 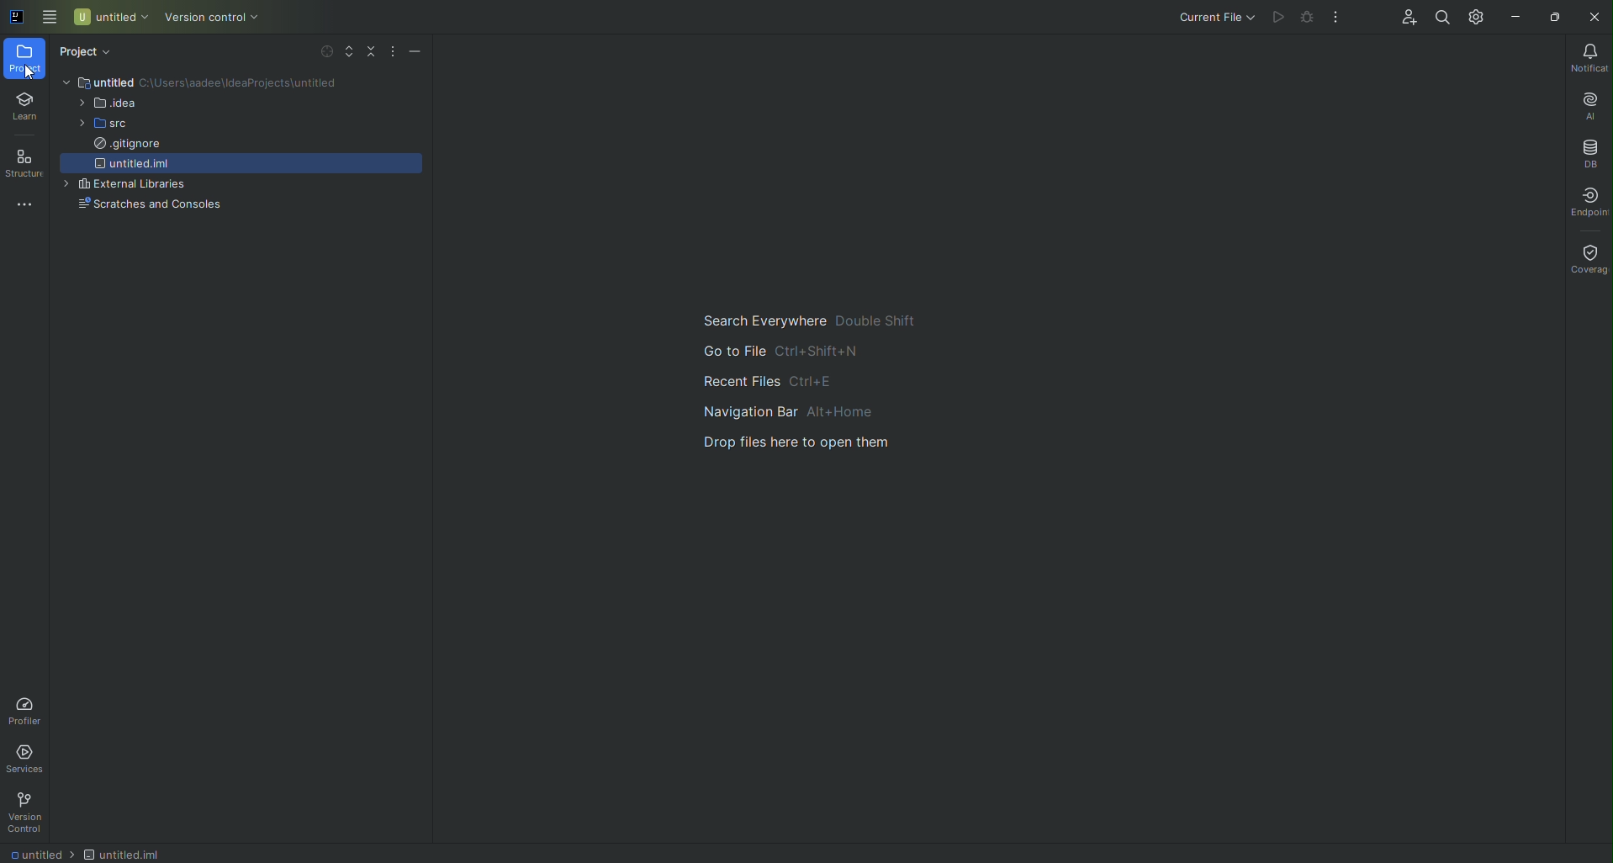 What do you see at coordinates (1555, 16) in the screenshot?
I see `Restore` at bounding box center [1555, 16].